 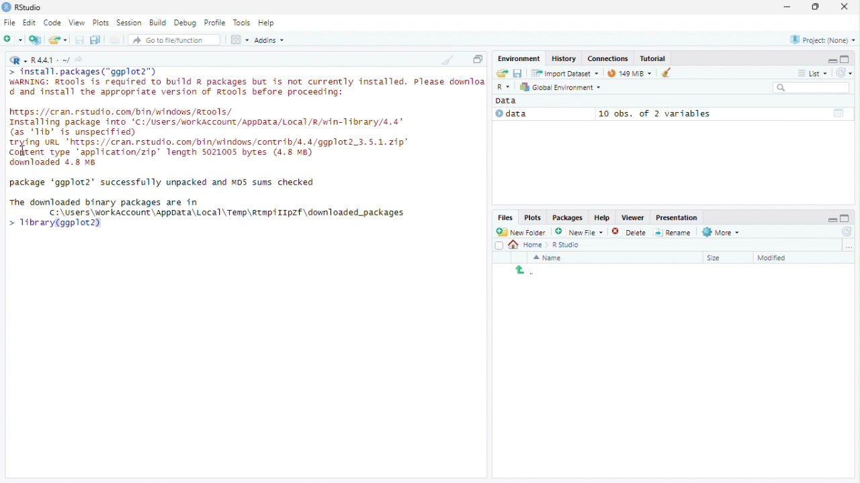 What do you see at coordinates (568, 217) in the screenshot?
I see `Packages` at bounding box center [568, 217].